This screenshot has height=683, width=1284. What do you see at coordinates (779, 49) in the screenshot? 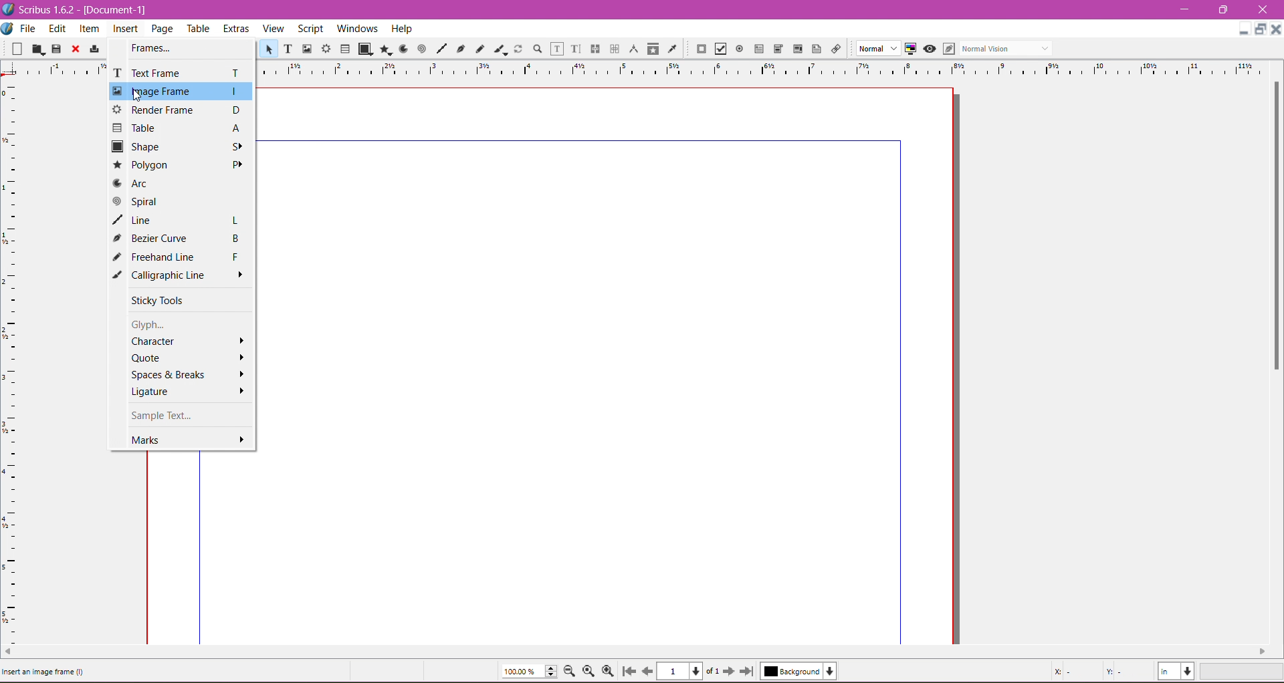
I see `PDF Combo Box` at bounding box center [779, 49].